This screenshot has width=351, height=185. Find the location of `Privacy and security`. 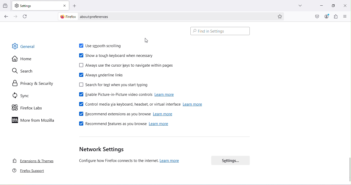

Privacy and security is located at coordinates (33, 83).